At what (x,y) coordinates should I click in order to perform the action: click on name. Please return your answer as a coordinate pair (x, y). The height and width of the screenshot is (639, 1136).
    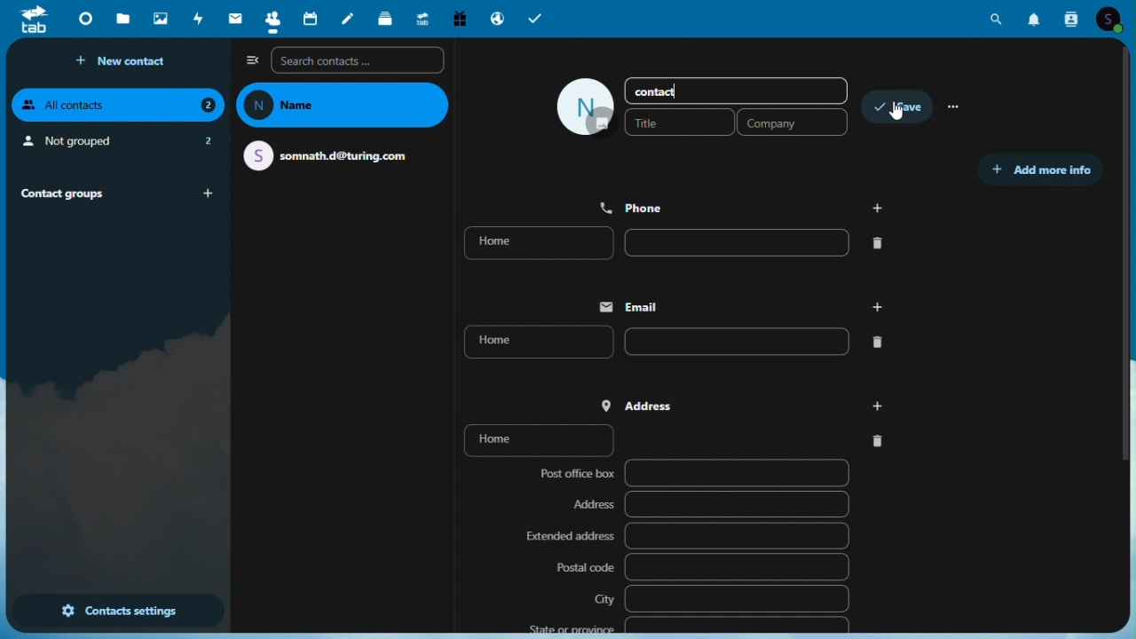
    Looking at the image, I should click on (344, 106).